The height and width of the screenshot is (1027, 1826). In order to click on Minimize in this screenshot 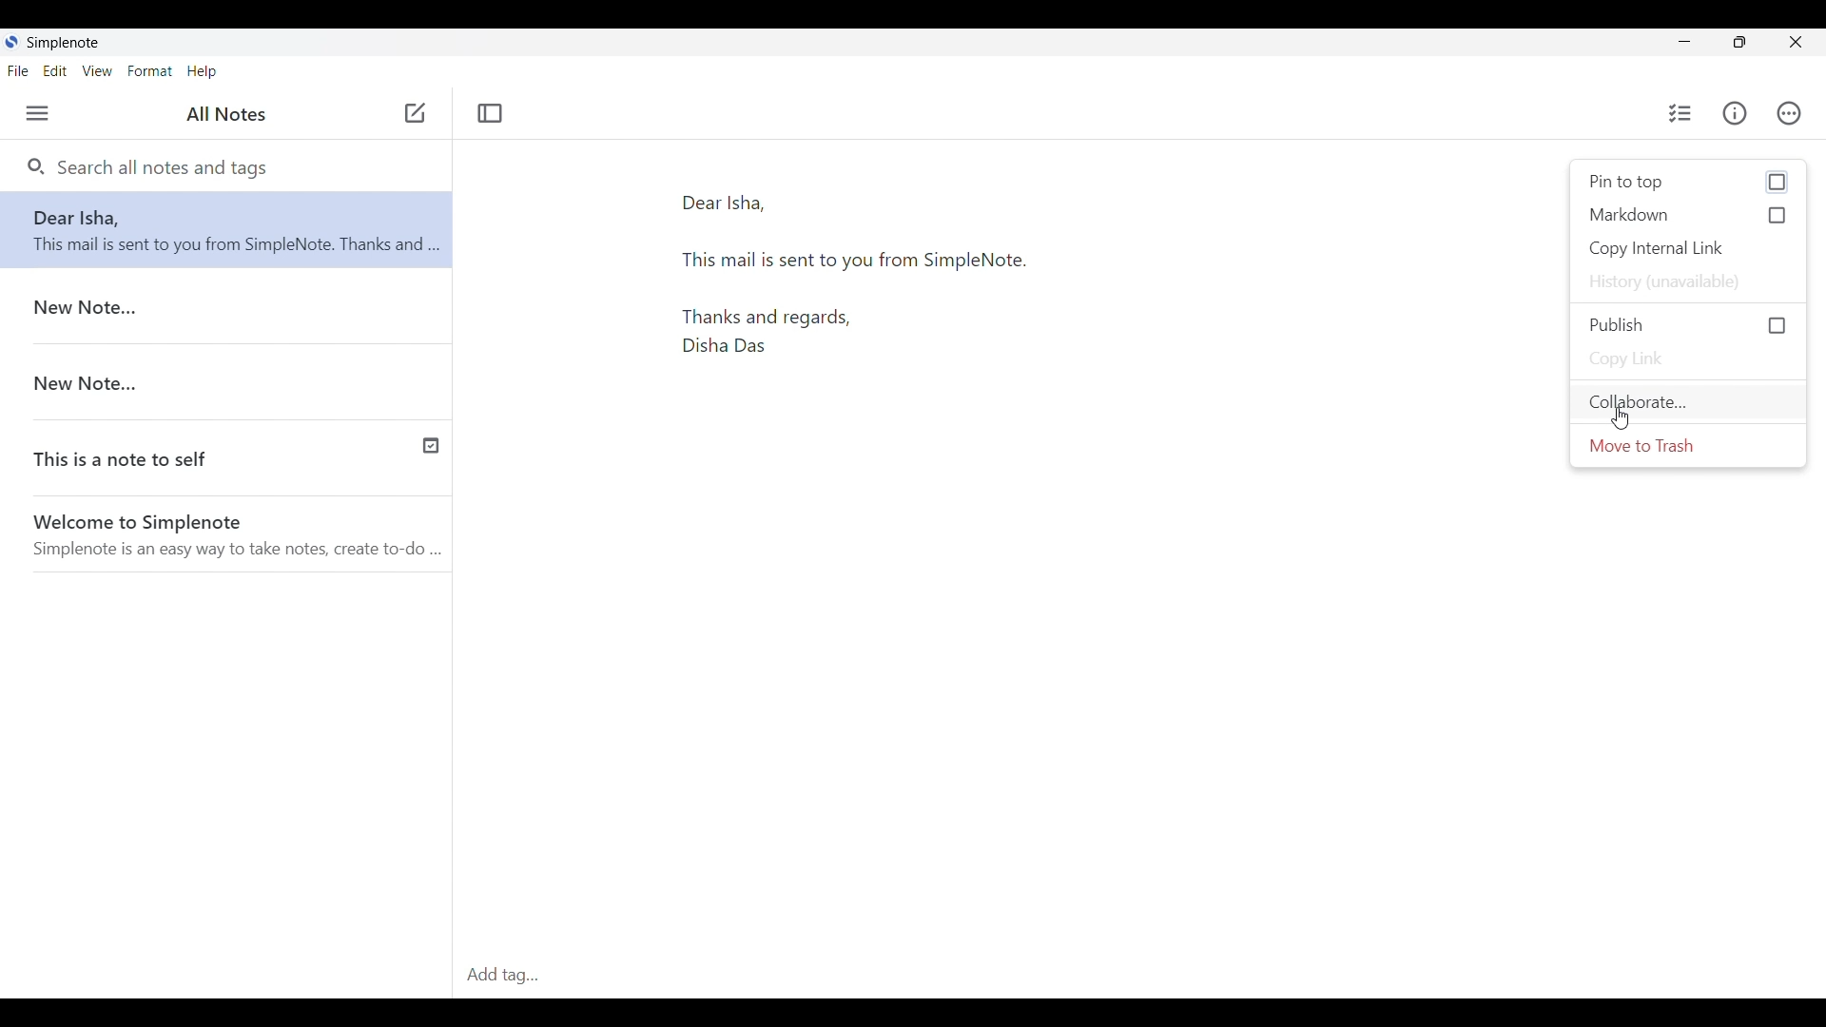, I will do `click(1685, 42)`.